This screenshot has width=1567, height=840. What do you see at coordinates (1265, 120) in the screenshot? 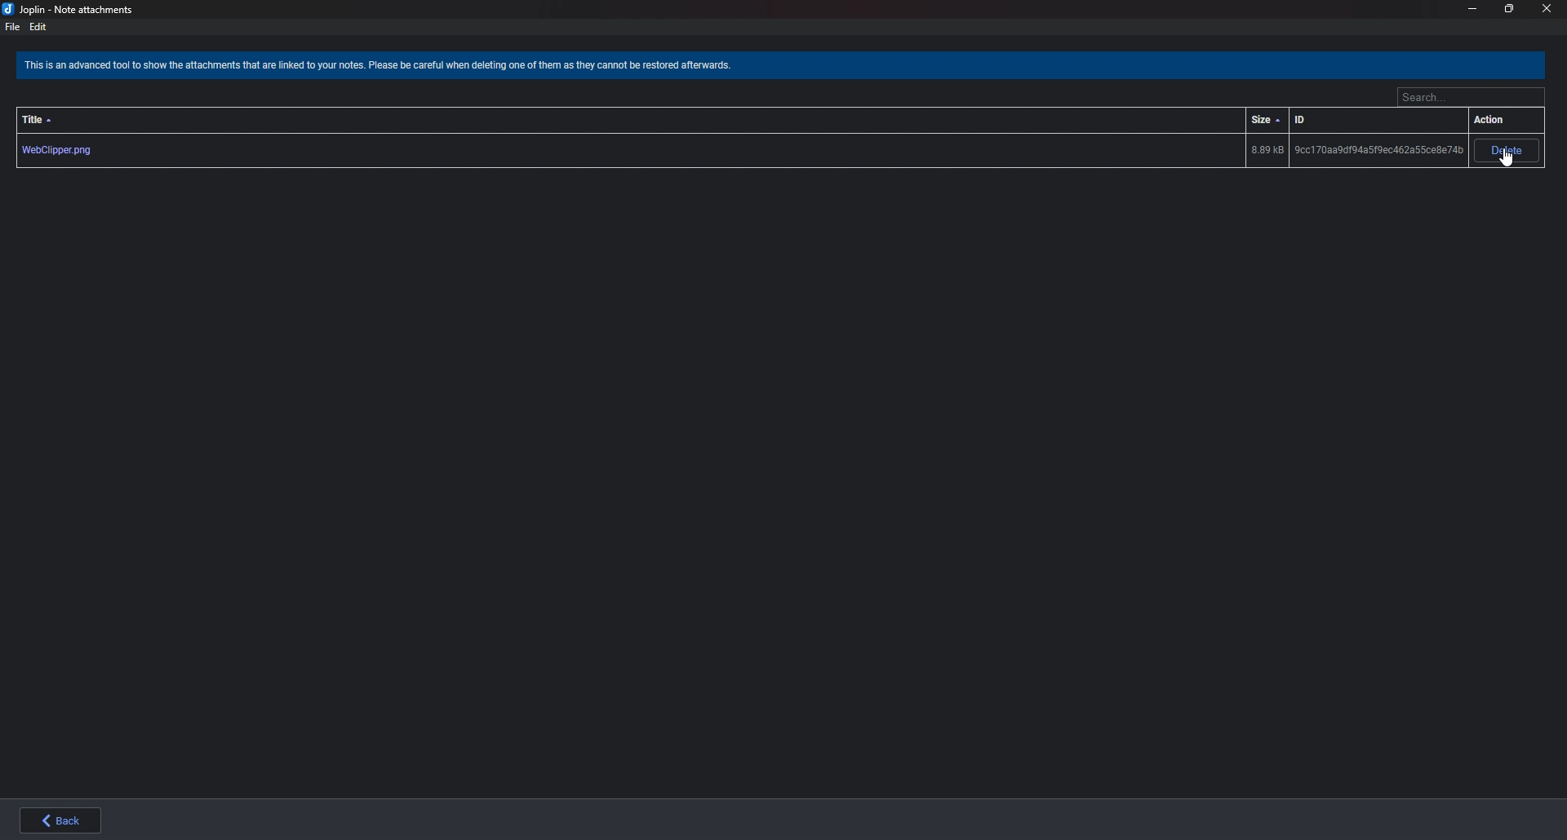
I see `size` at bounding box center [1265, 120].